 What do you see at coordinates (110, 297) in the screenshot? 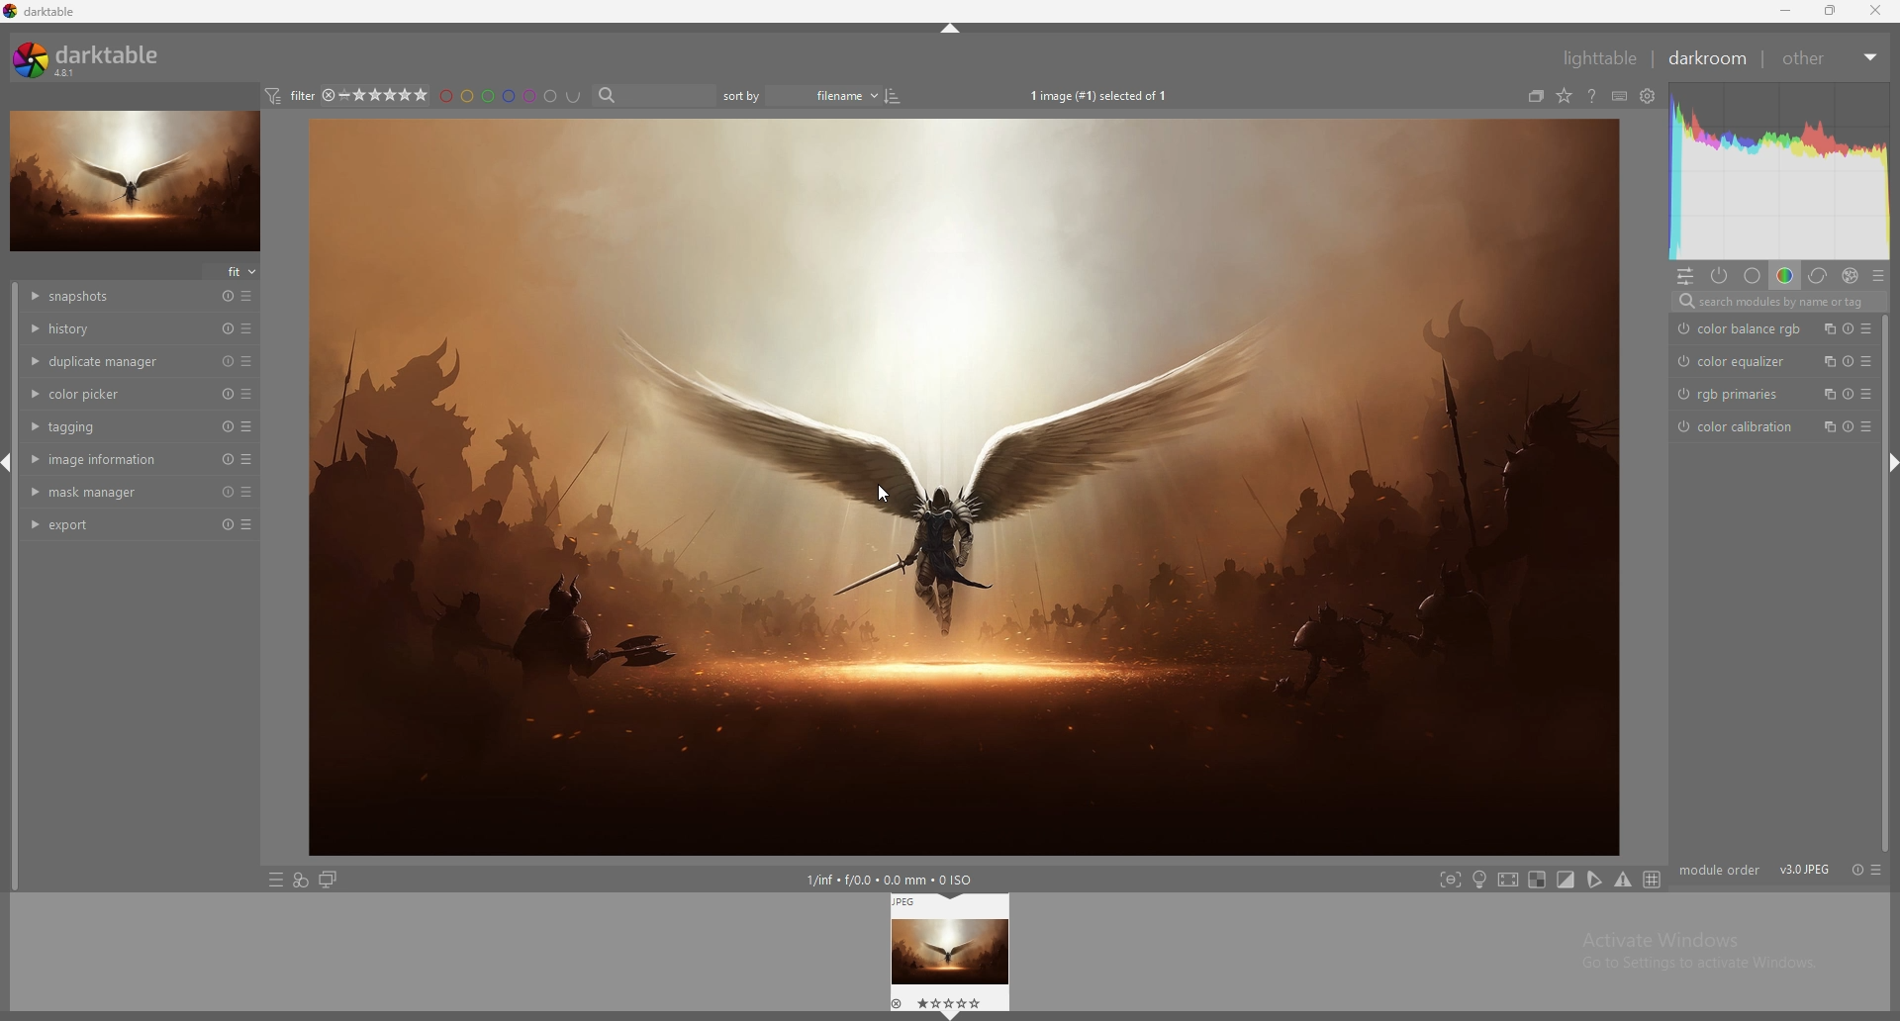
I see `snapshots` at bounding box center [110, 297].